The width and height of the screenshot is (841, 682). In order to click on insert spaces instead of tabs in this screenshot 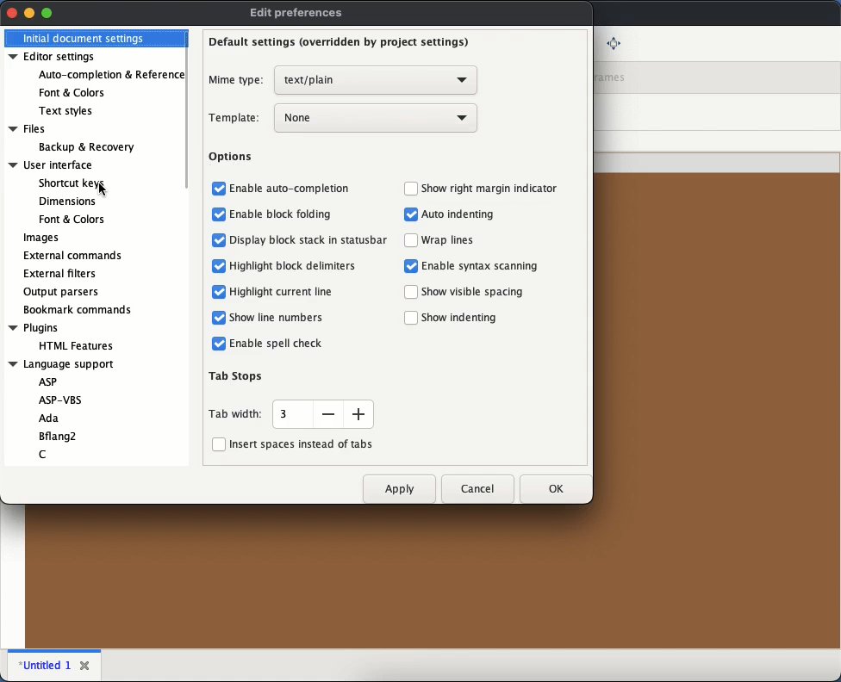, I will do `click(301, 444)`.